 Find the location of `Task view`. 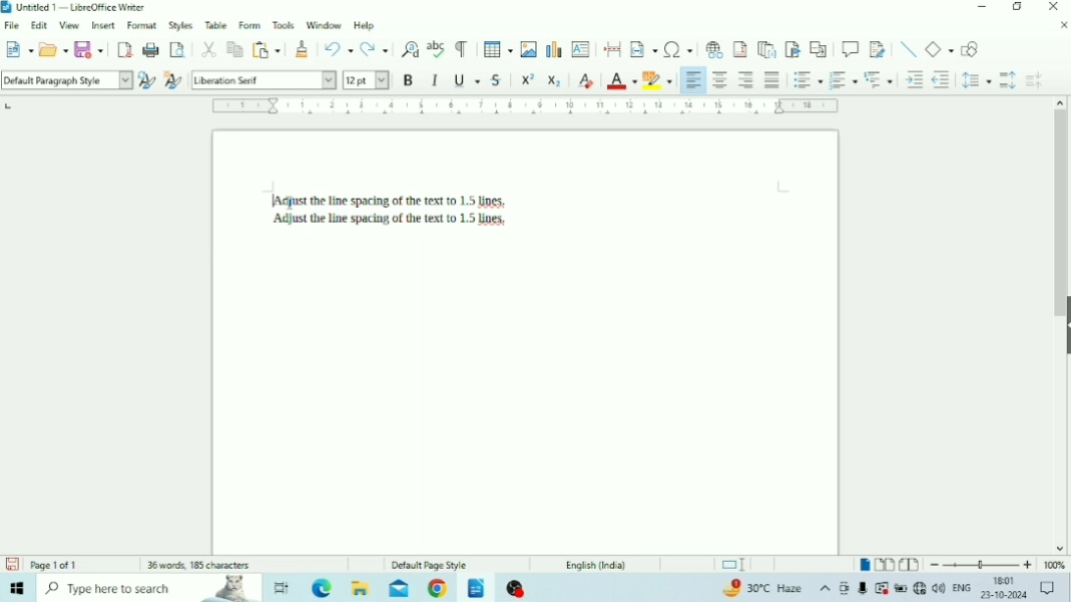

Task view is located at coordinates (281, 587).